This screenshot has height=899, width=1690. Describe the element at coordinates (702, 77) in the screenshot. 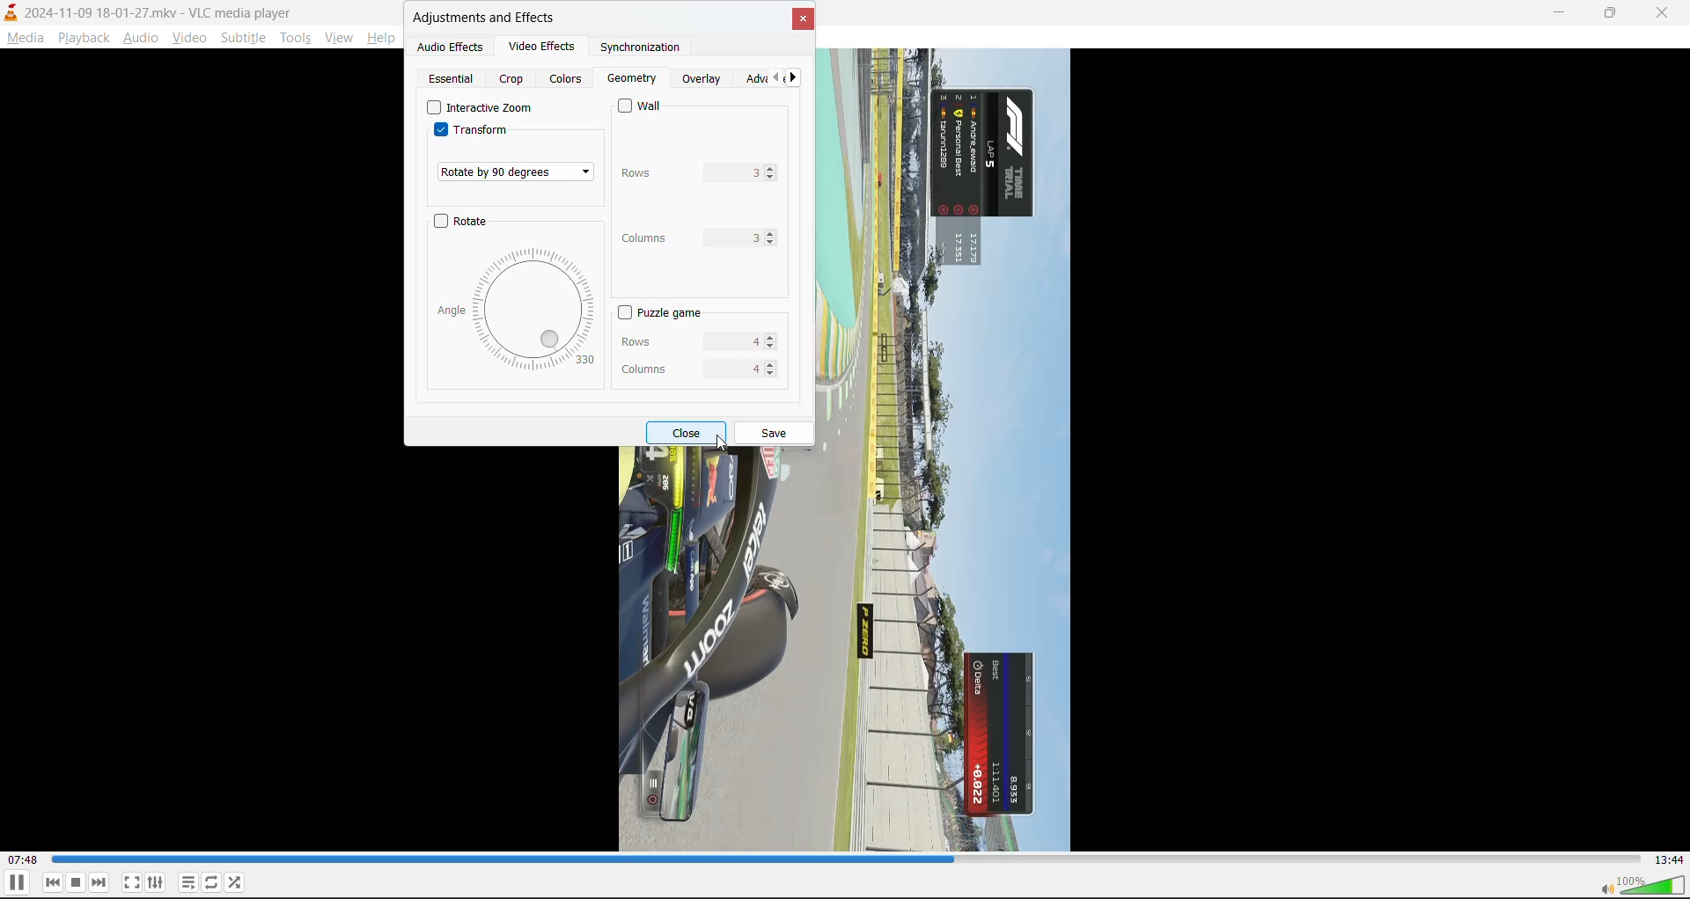

I see `overlay` at that location.